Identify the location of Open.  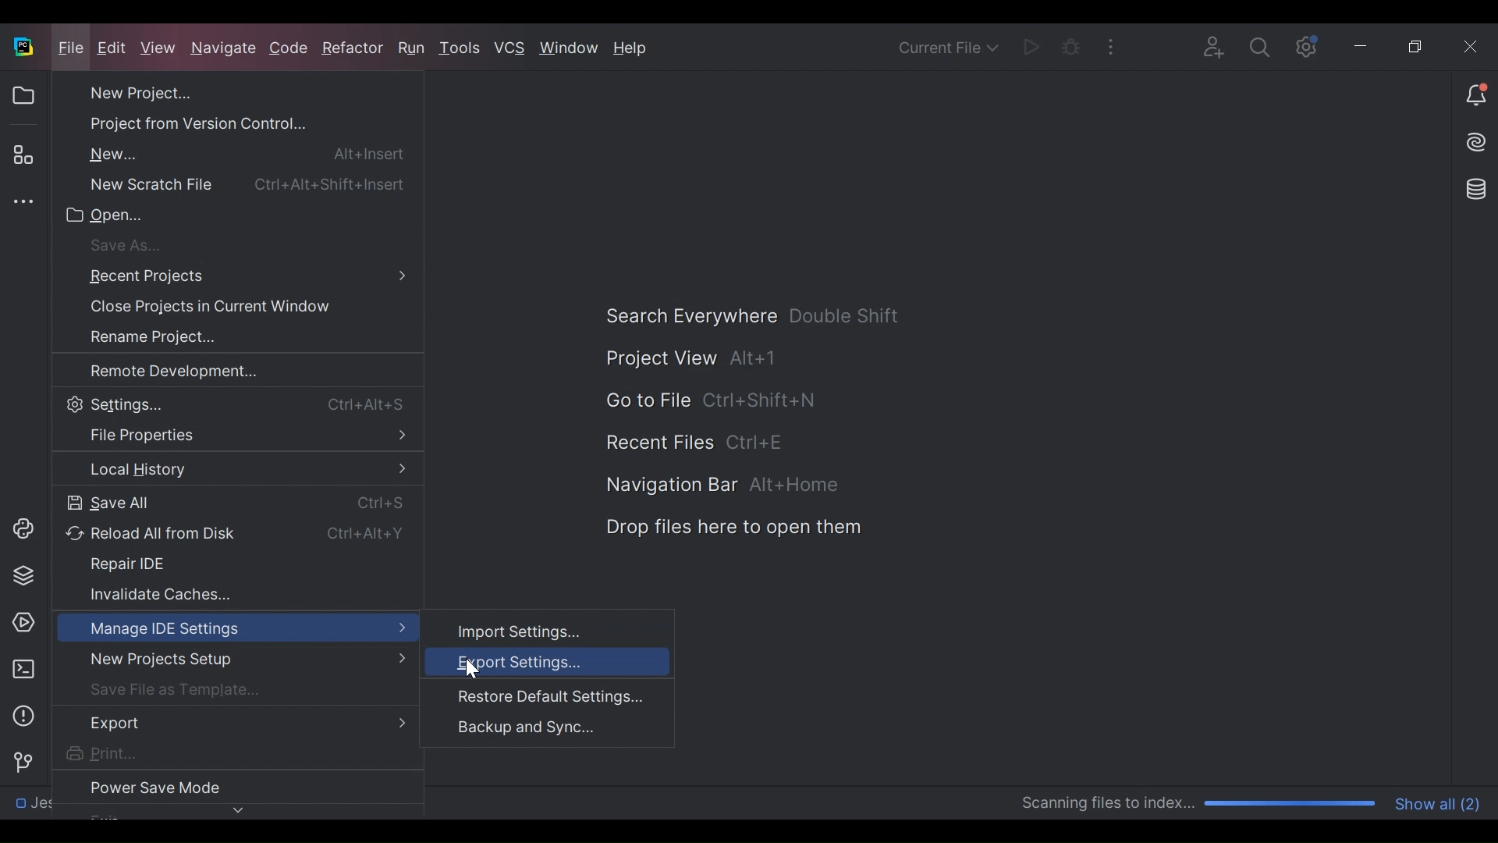
(211, 215).